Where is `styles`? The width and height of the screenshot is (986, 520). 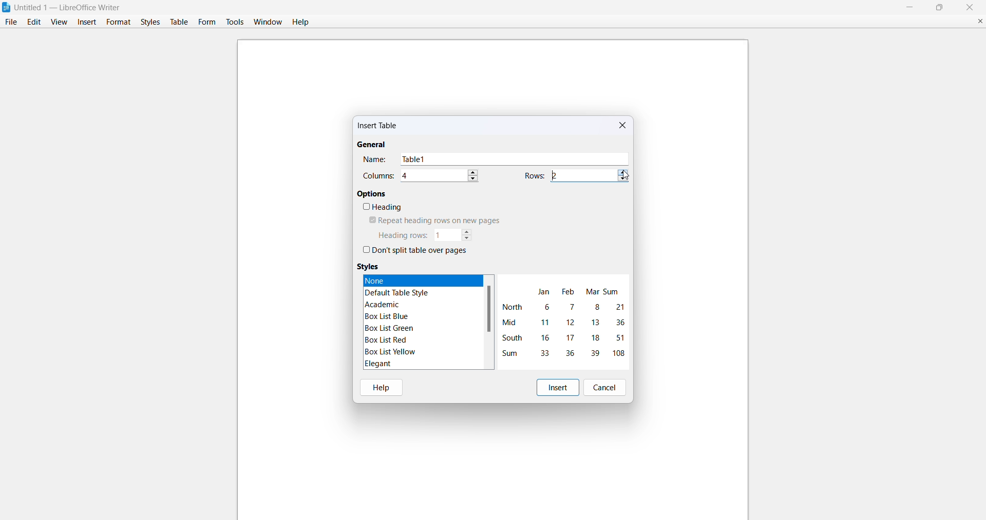 styles is located at coordinates (369, 266).